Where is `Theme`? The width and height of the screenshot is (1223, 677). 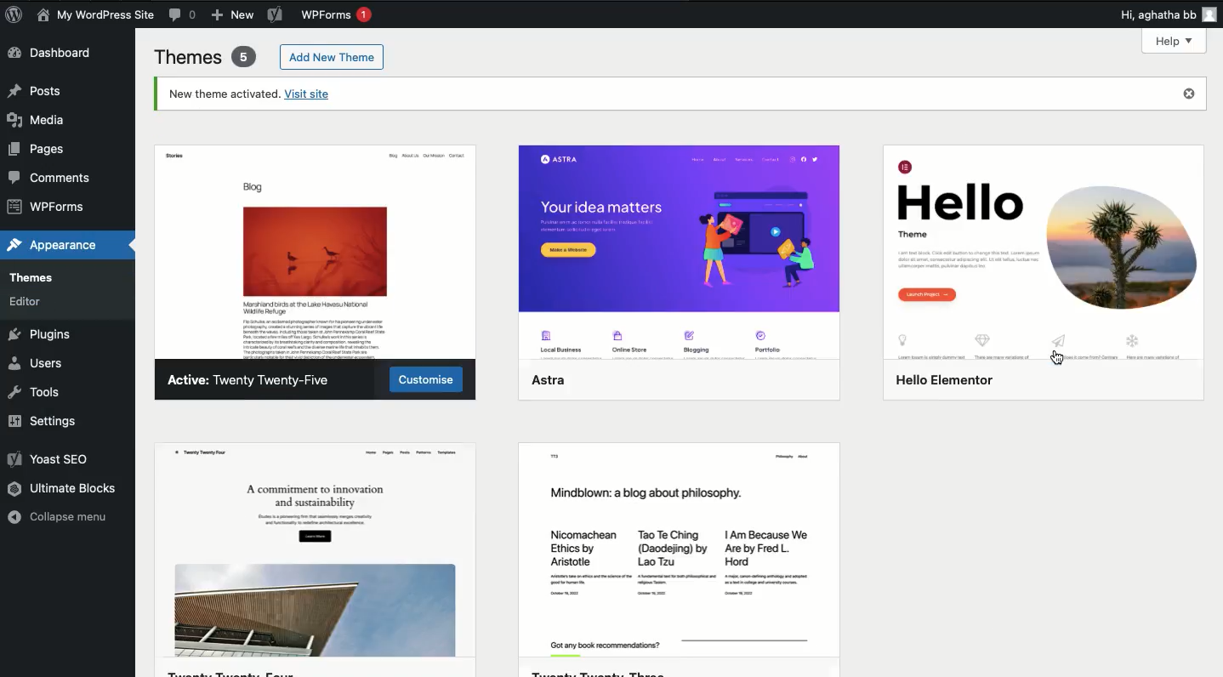 Theme is located at coordinates (681, 259).